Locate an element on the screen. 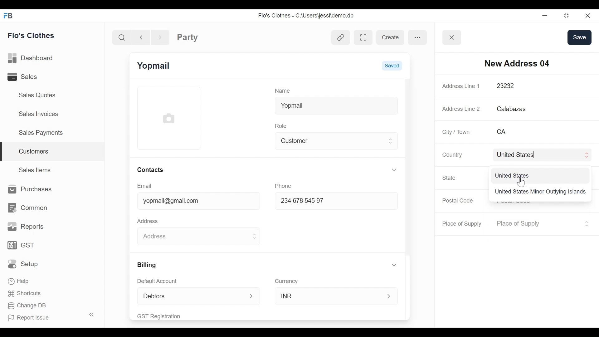  Sales Quotes is located at coordinates (38, 95).